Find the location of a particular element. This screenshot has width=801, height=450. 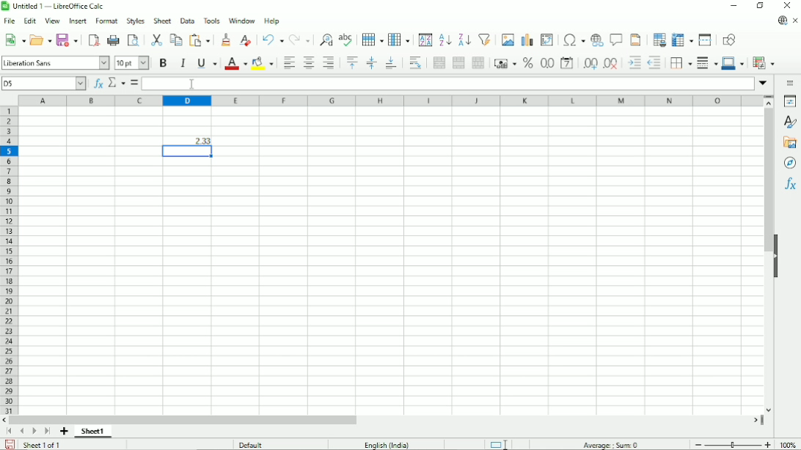

print is located at coordinates (114, 40).